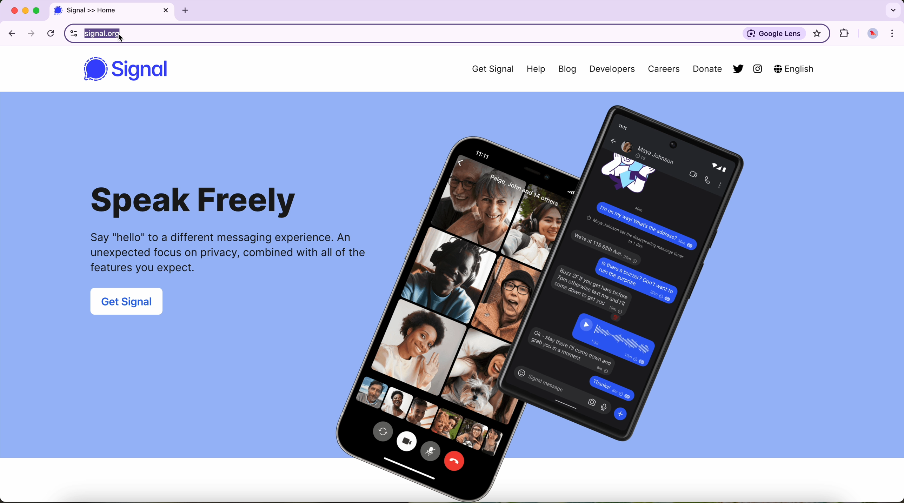 Image resolution: width=904 pixels, height=503 pixels. What do you see at coordinates (120, 39) in the screenshot?
I see `cursor` at bounding box center [120, 39].